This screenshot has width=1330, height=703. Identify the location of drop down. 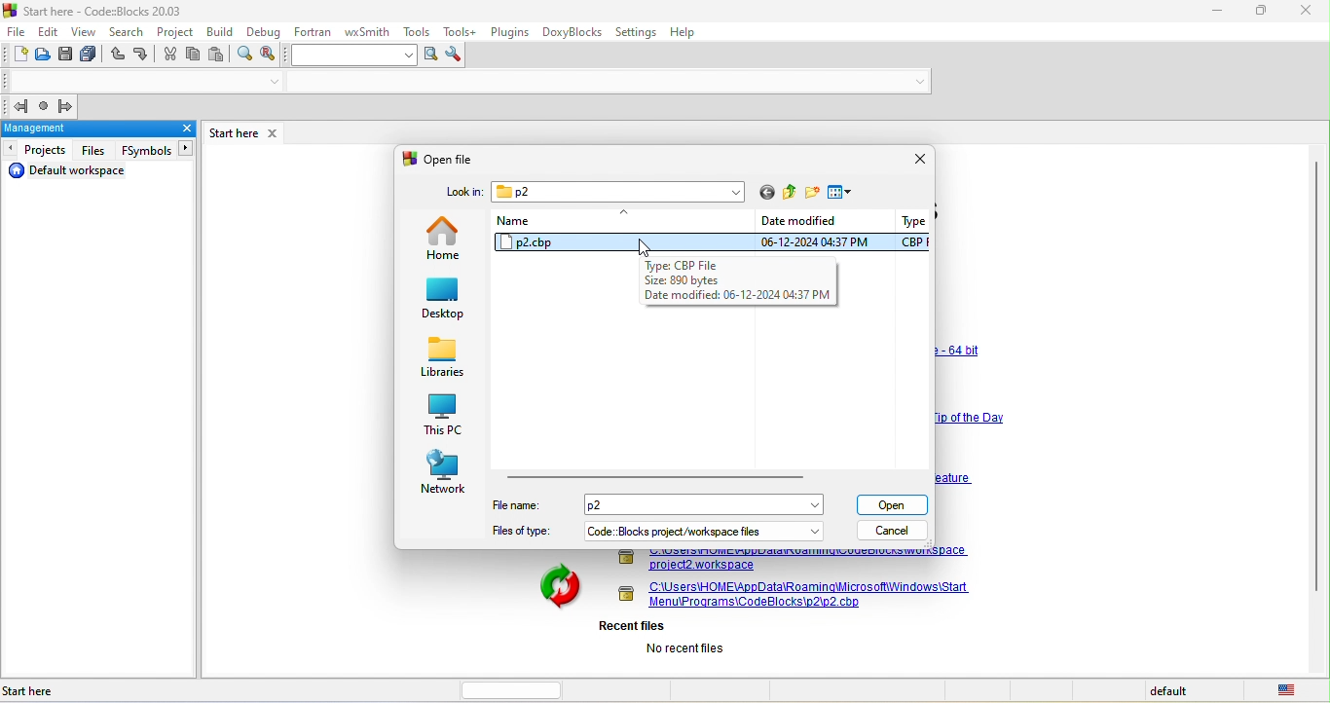
(270, 82).